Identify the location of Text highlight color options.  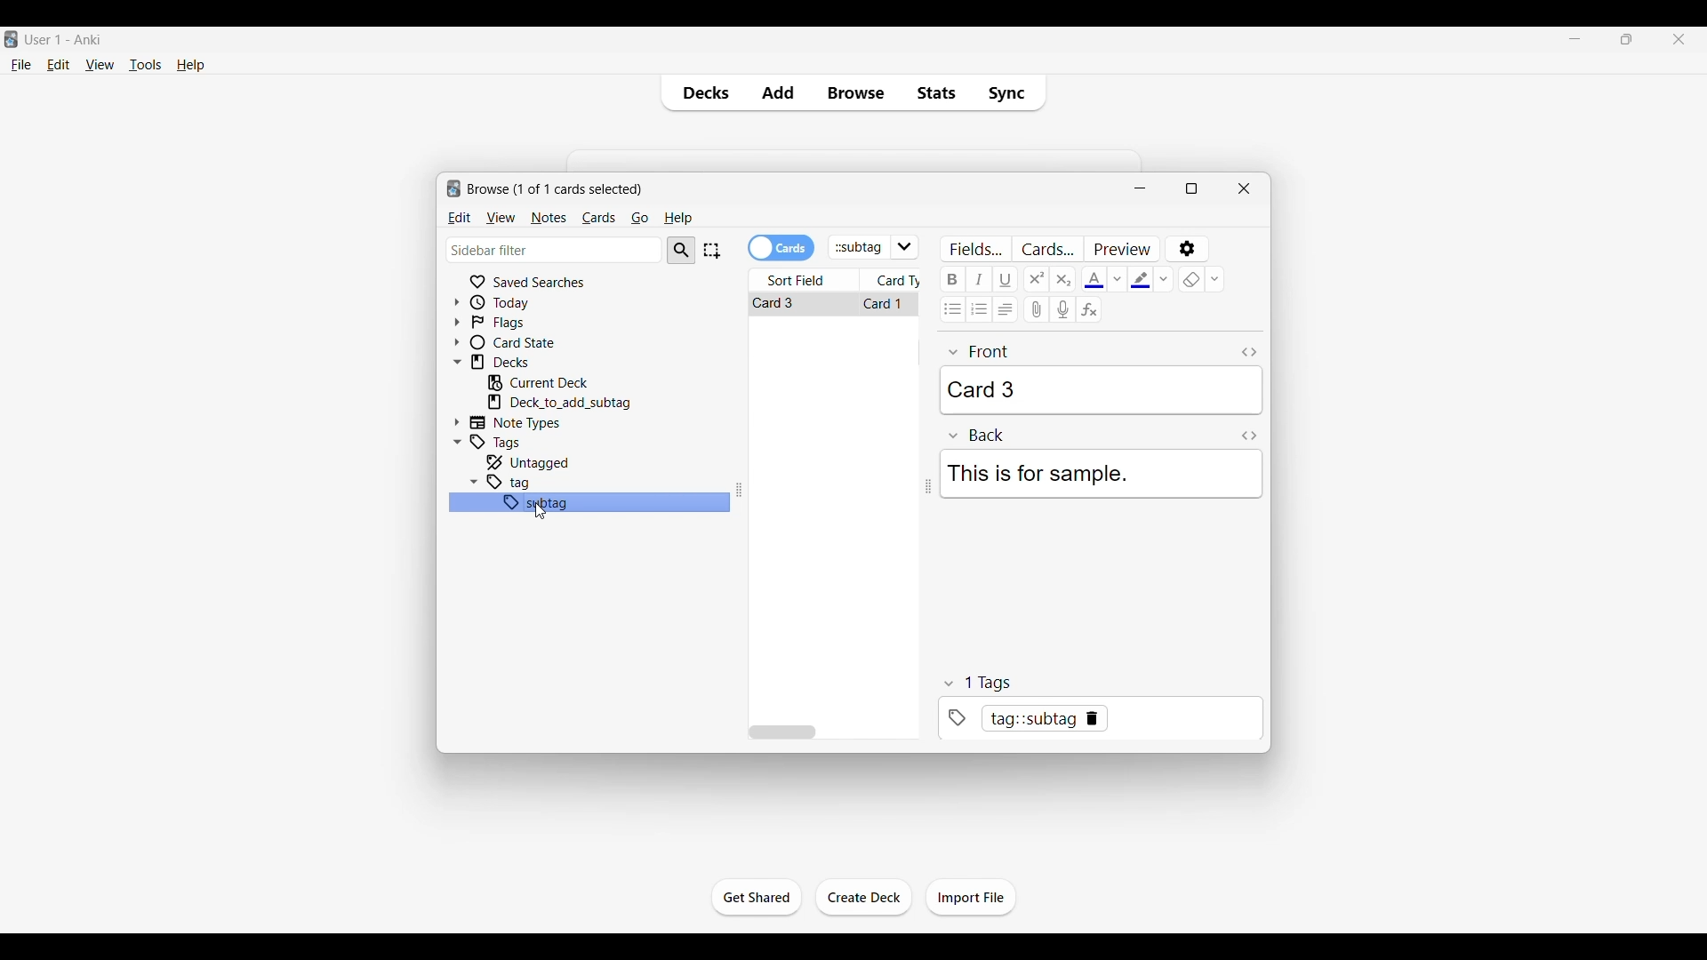
(1164, 279).